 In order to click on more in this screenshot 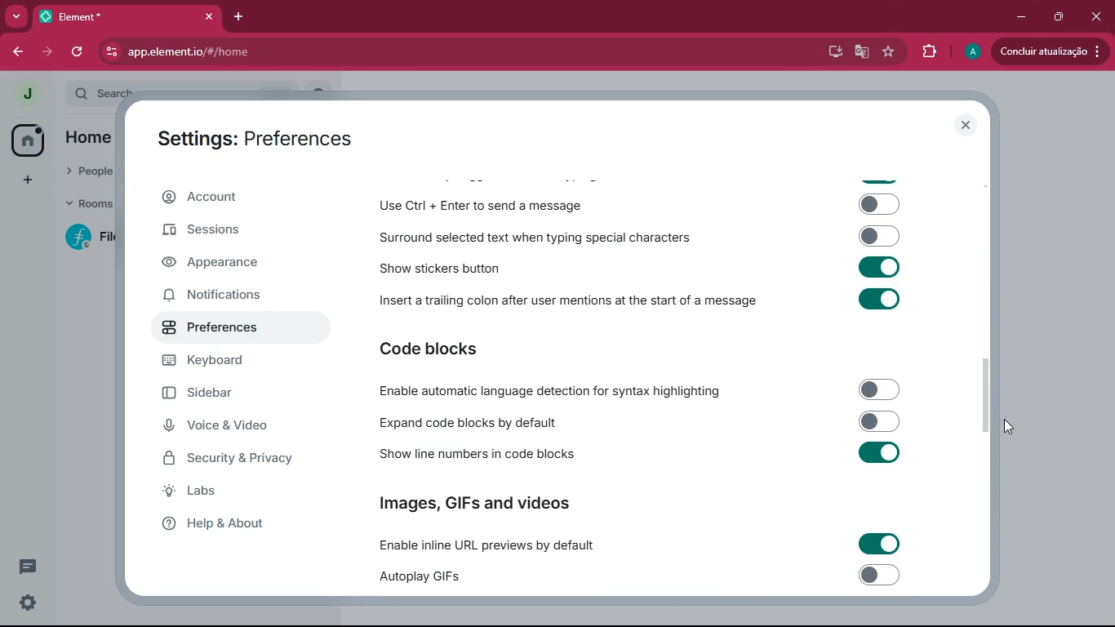, I will do `click(28, 181)`.